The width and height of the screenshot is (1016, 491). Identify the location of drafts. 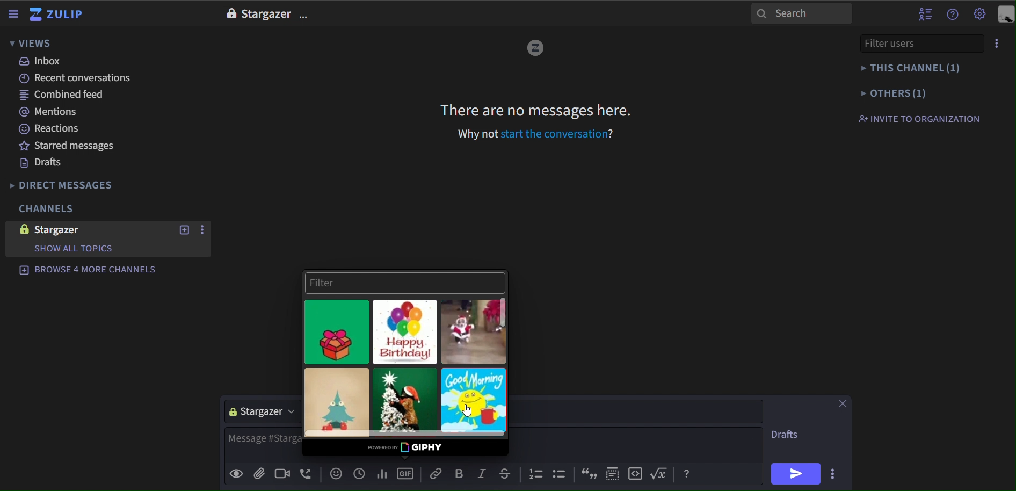
(788, 436).